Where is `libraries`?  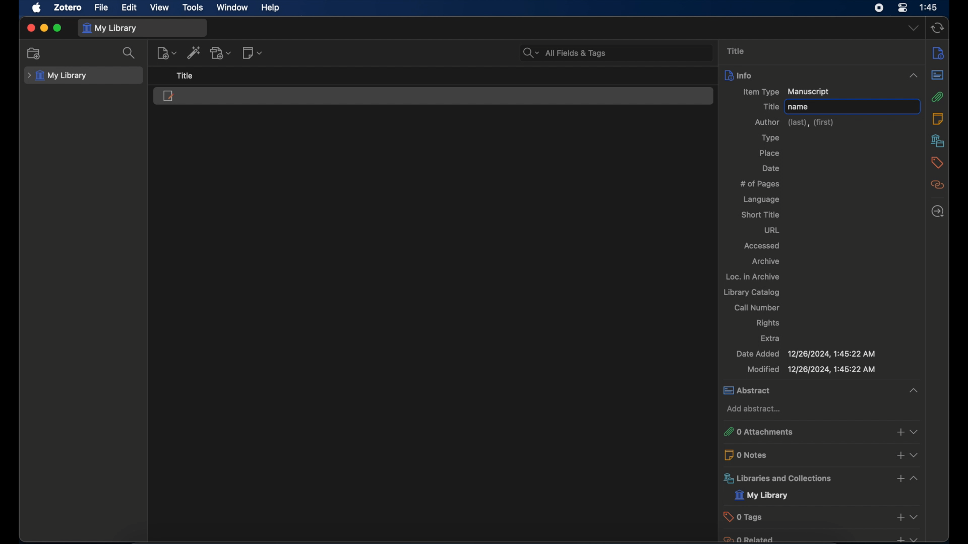 libraries is located at coordinates (938, 141).